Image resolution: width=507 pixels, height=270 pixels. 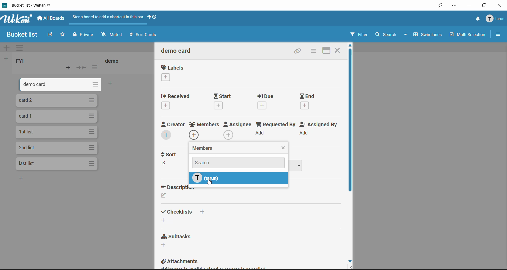 I want to click on assigned by, so click(x=318, y=124).